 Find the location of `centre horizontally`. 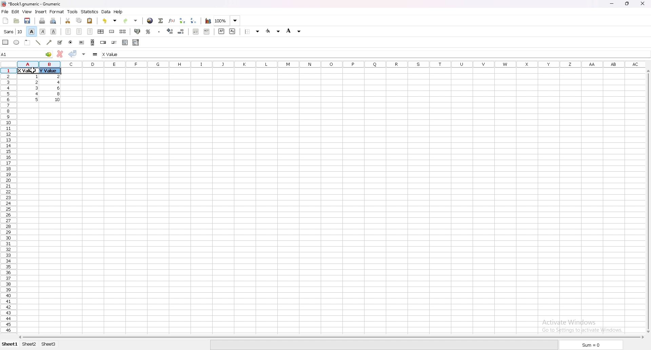

centre horizontally is located at coordinates (101, 31).